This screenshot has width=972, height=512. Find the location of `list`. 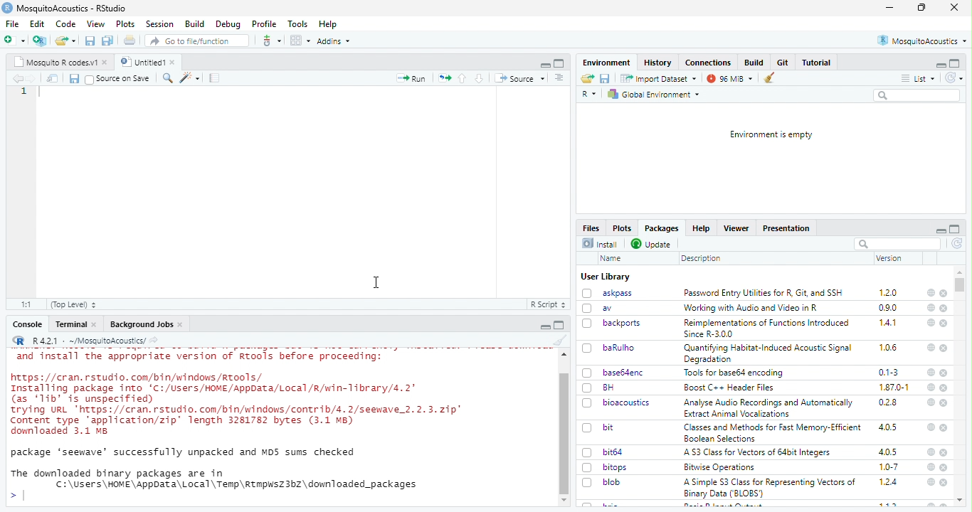

list is located at coordinates (919, 79).